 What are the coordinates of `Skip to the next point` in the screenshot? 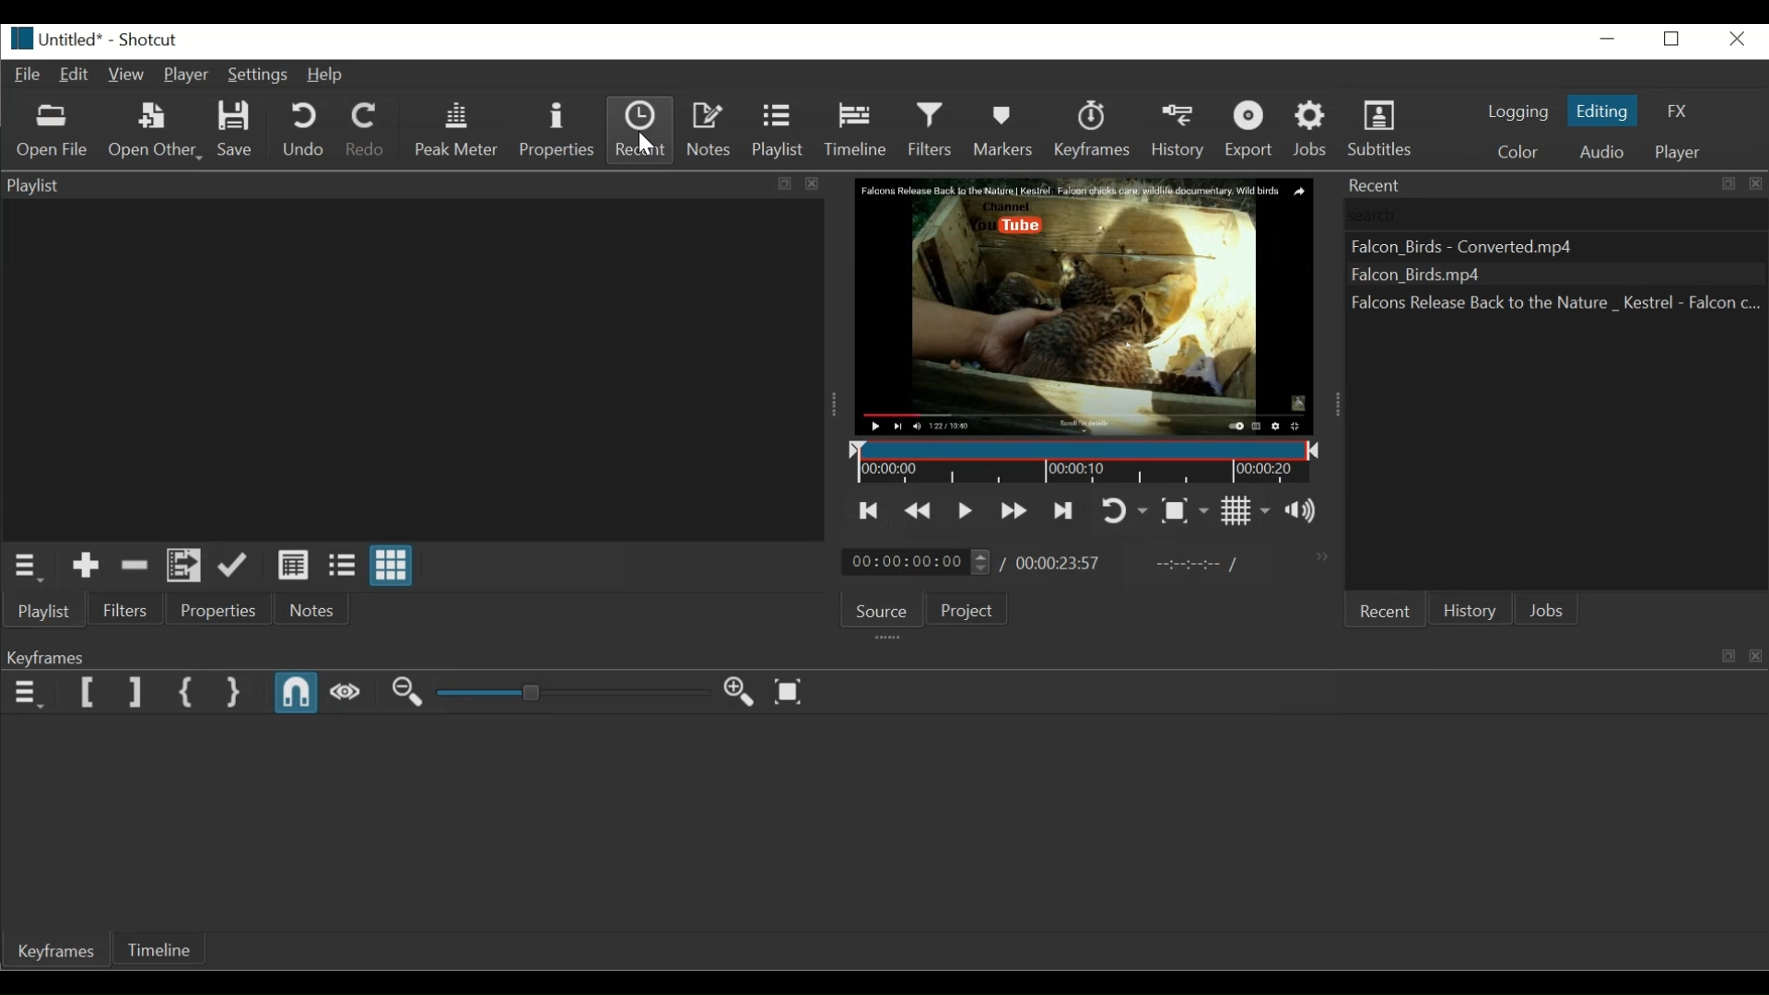 It's located at (1060, 511).